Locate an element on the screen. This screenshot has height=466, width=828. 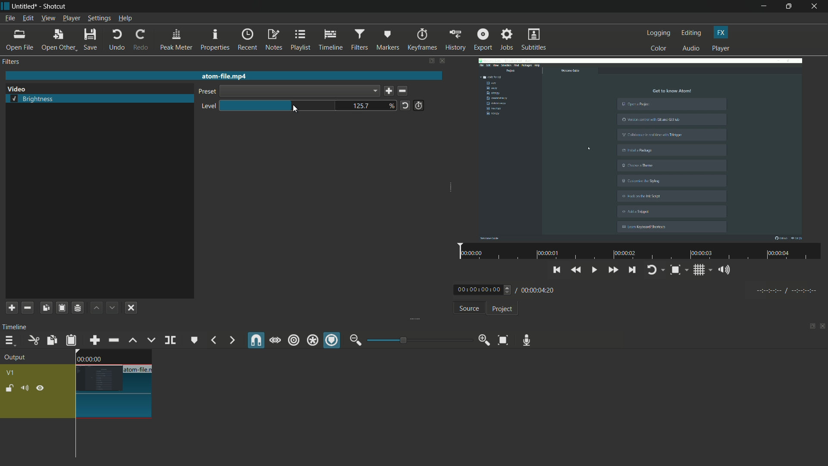
player is located at coordinates (721, 49).